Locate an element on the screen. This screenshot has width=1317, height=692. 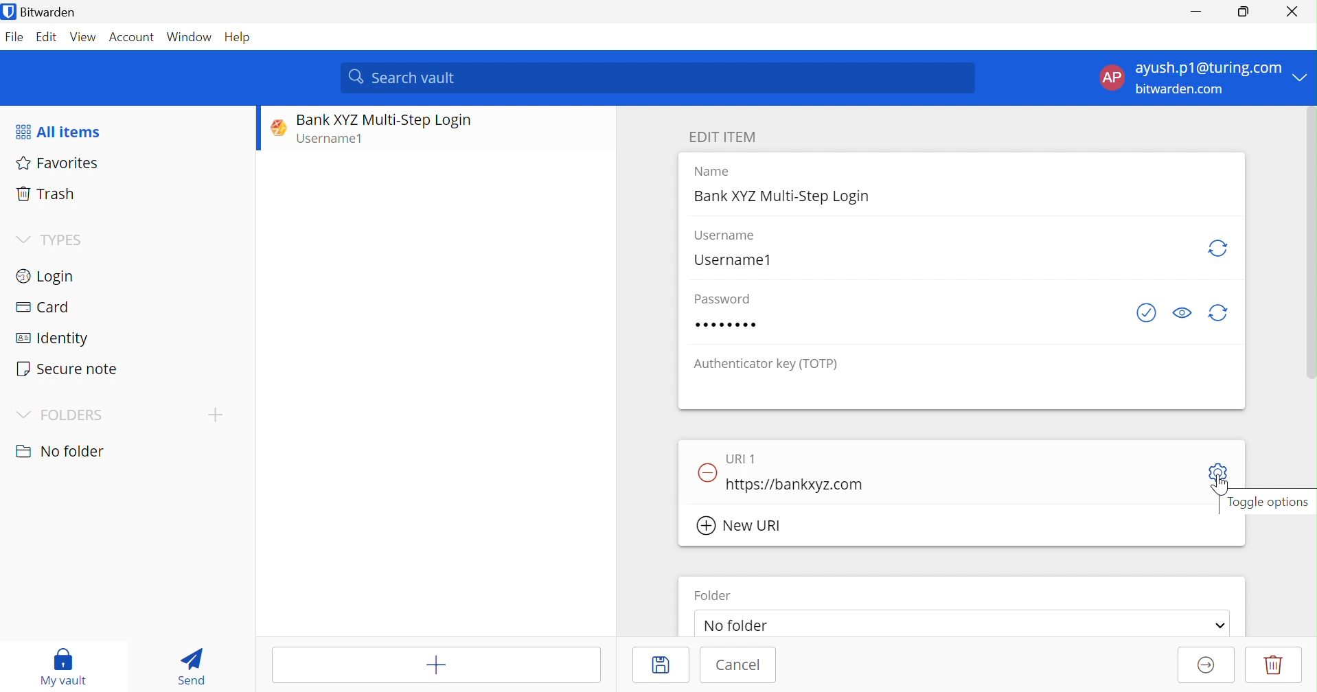
Authenticator key (TOTP) is located at coordinates (767, 366).